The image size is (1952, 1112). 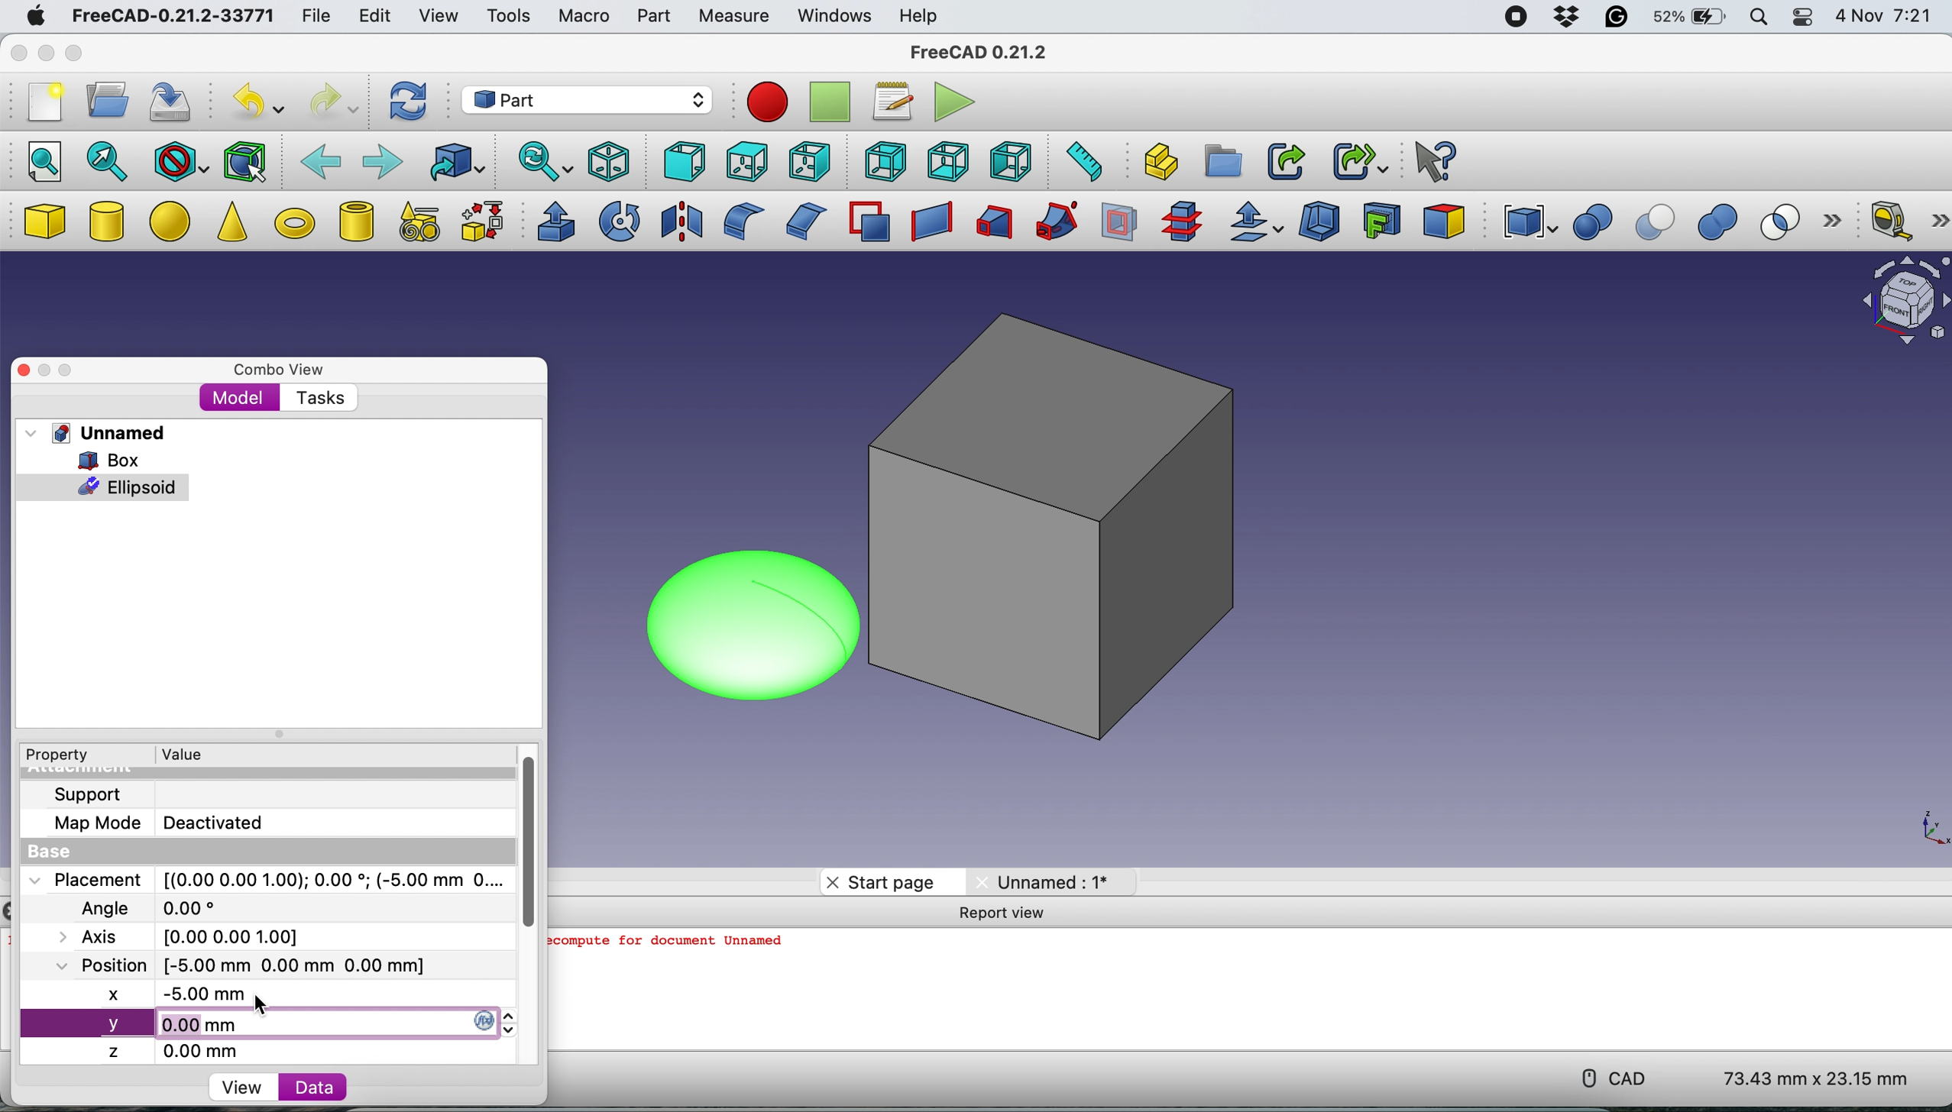 I want to click on save, so click(x=173, y=104).